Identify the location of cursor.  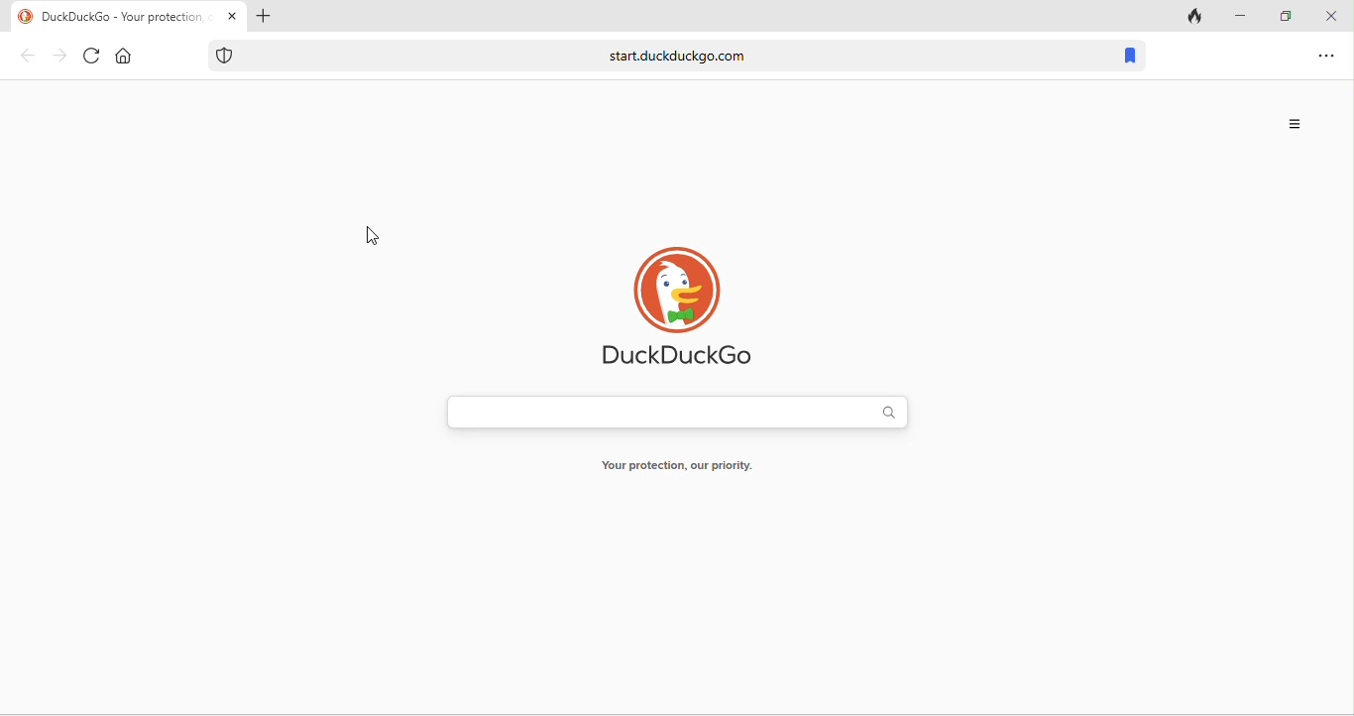
(373, 238).